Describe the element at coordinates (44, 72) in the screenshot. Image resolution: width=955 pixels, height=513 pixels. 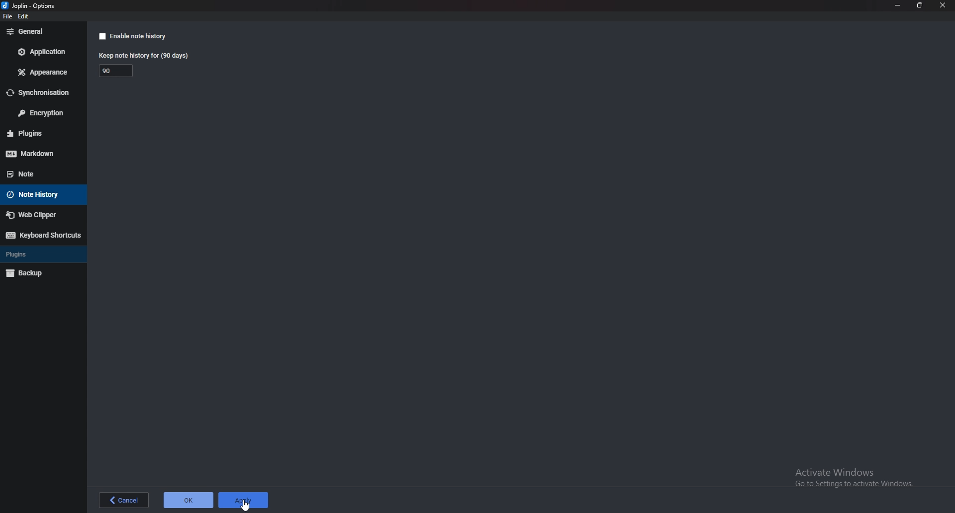
I see `Appearance` at that location.